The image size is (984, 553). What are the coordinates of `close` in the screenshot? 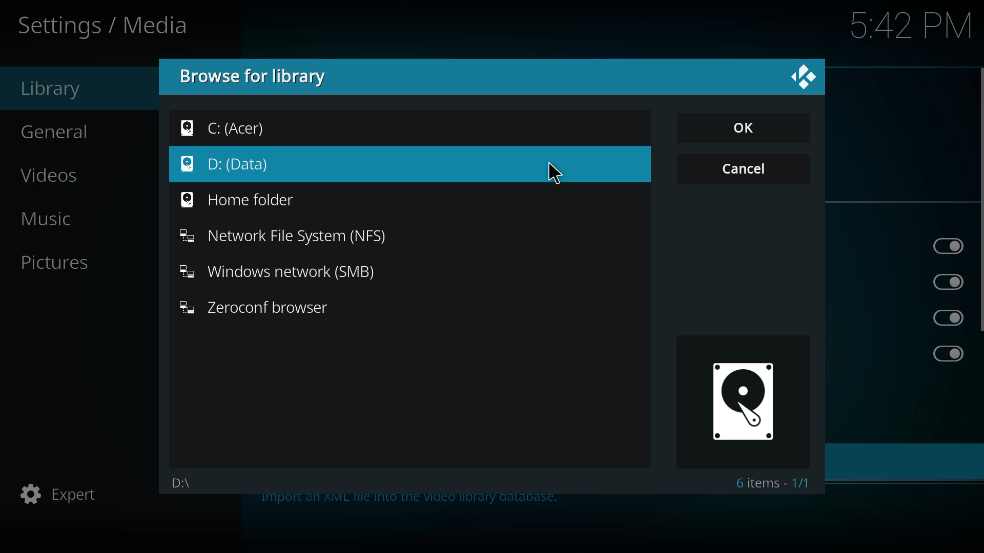 It's located at (803, 77).